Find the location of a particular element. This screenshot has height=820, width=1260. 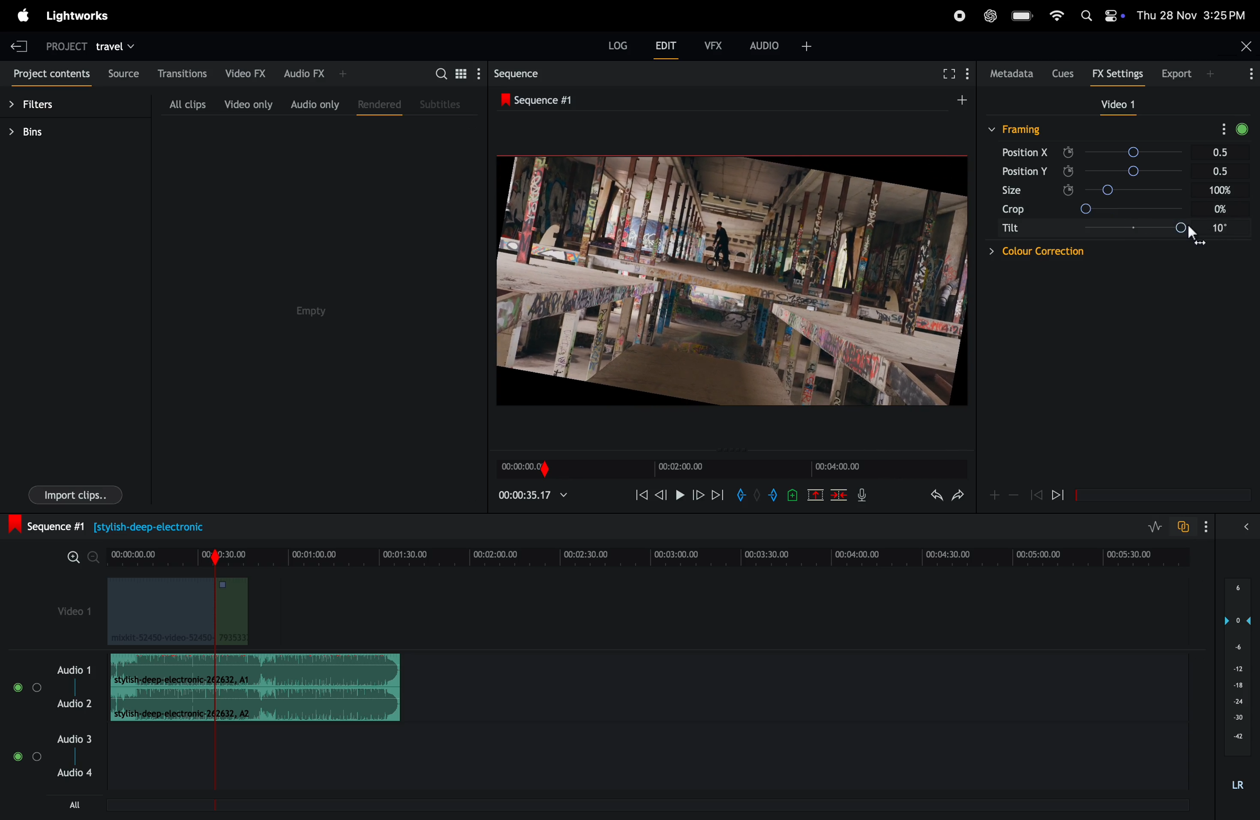

tilt angle is located at coordinates (1160, 232).